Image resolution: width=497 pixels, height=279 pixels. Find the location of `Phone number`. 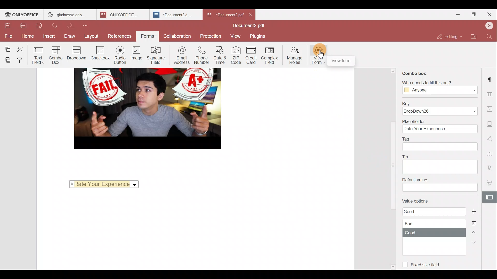

Phone number is located at coordinates (202, 56).